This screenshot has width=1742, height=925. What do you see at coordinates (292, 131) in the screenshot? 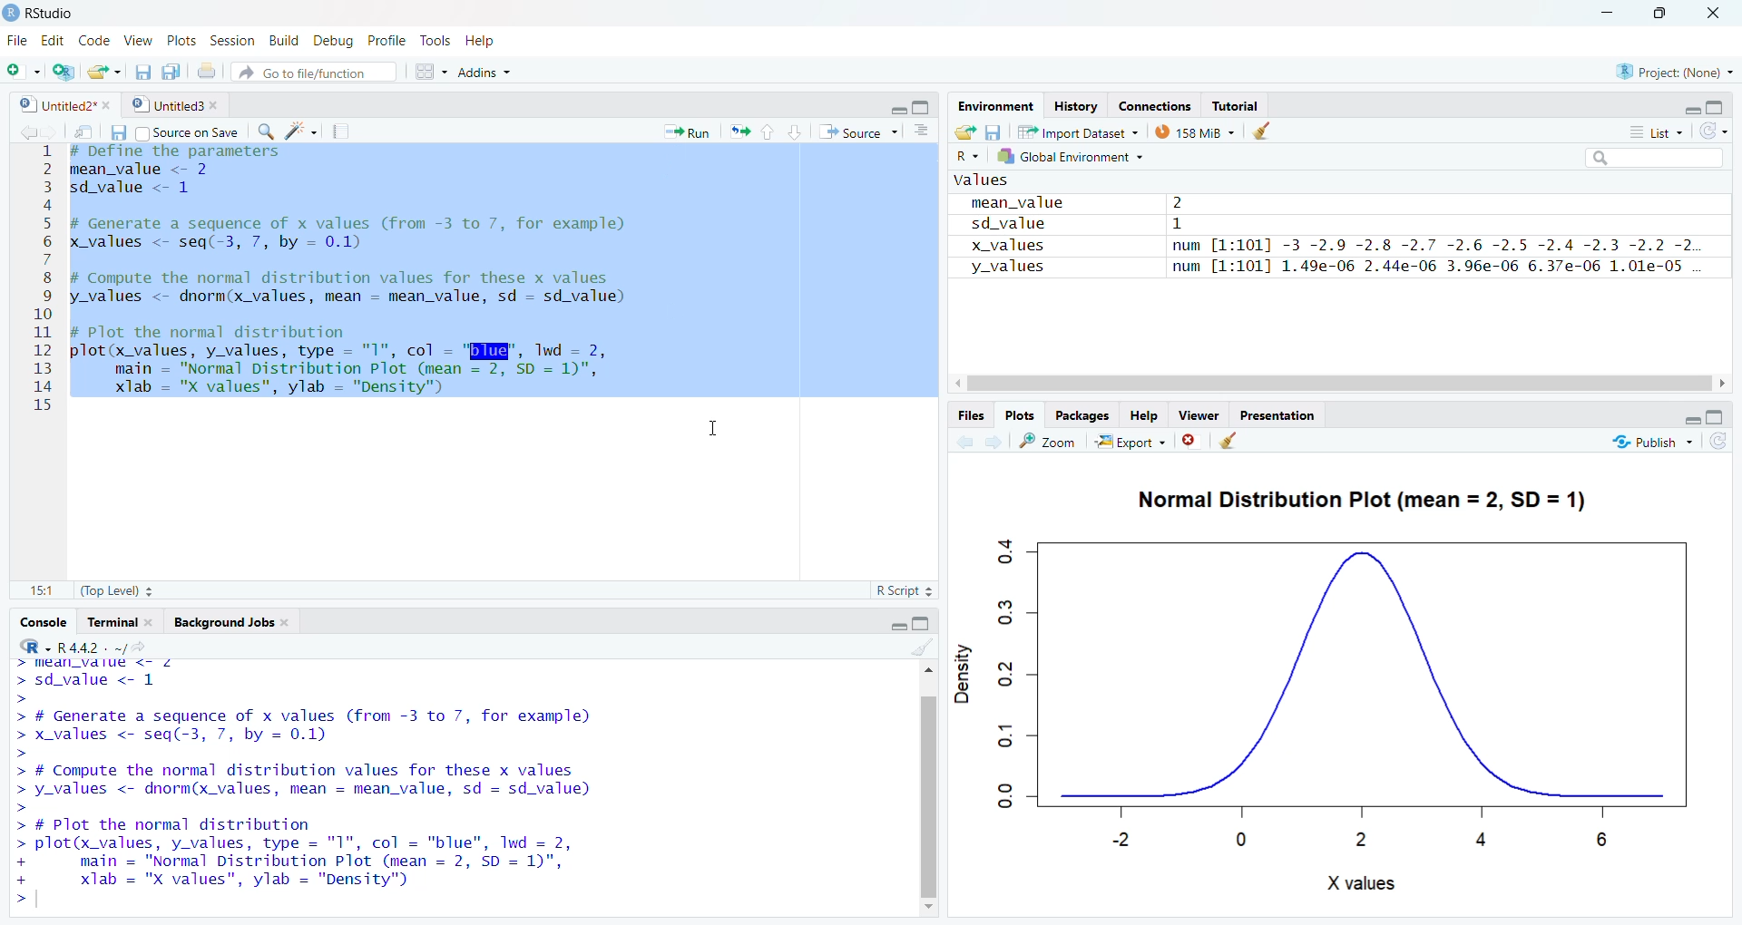
I see `code block` at bounding box center [292, 131].